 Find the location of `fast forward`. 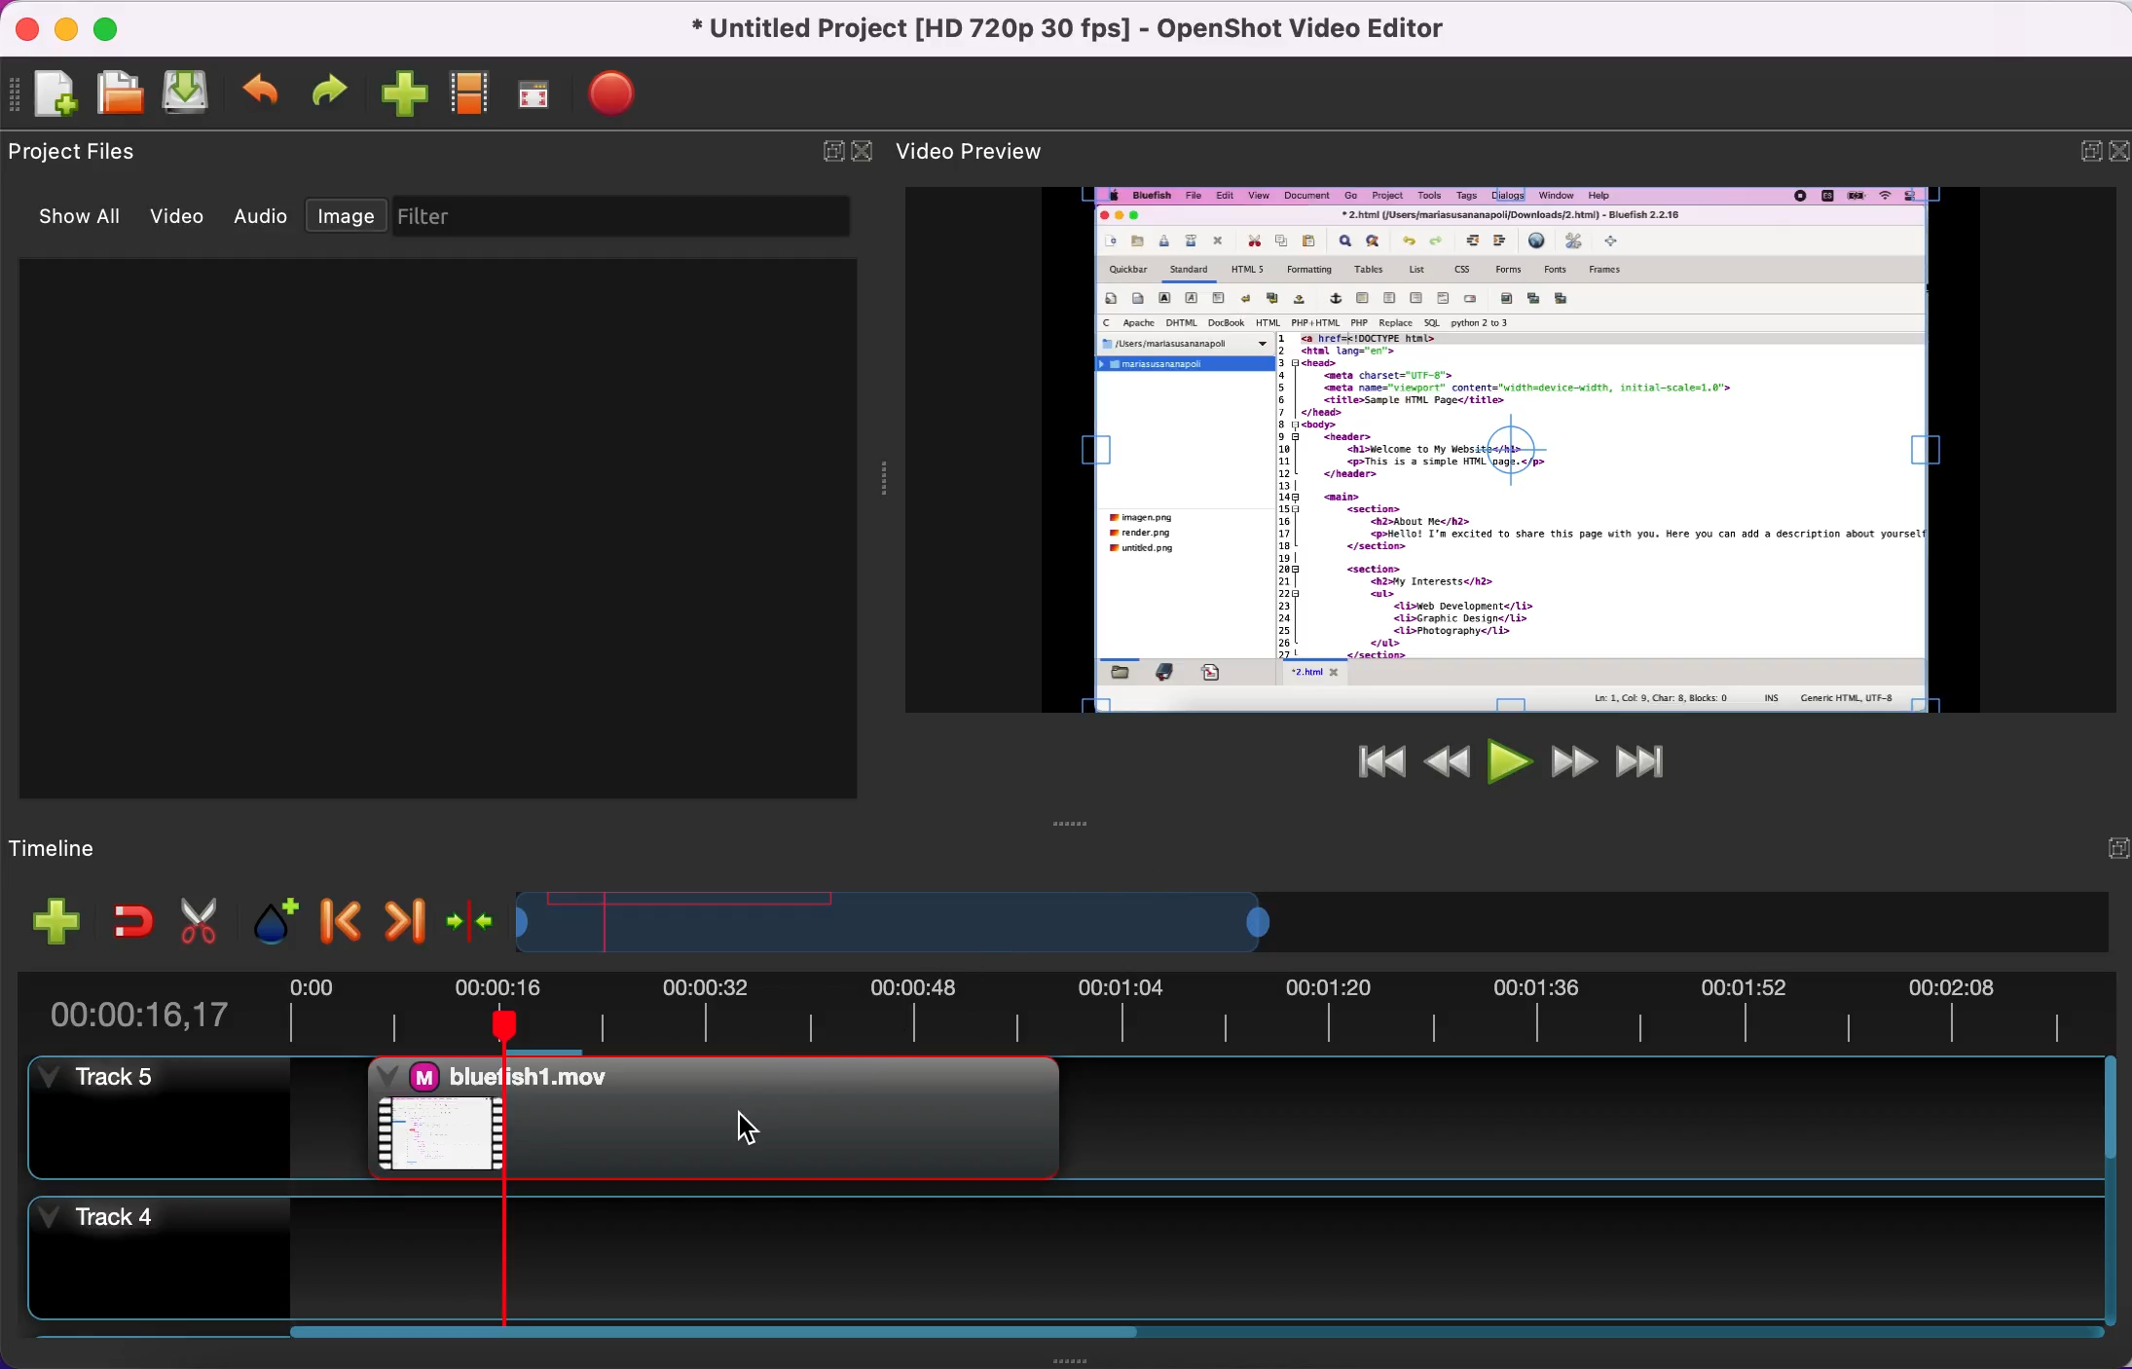

fast forward is located at coordinates (1568, 760).